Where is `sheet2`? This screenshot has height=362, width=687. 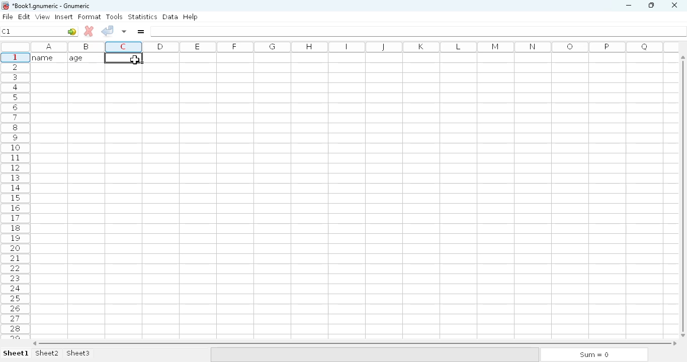 sheet2 is located at coordinates (48, 353).